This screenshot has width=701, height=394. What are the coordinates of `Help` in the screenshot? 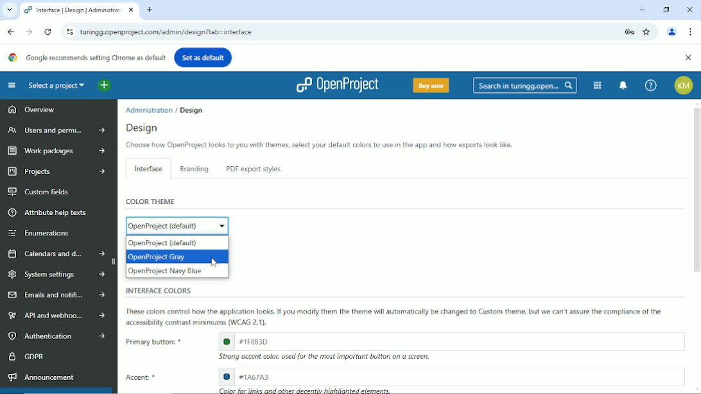 It's located at (650, 85).